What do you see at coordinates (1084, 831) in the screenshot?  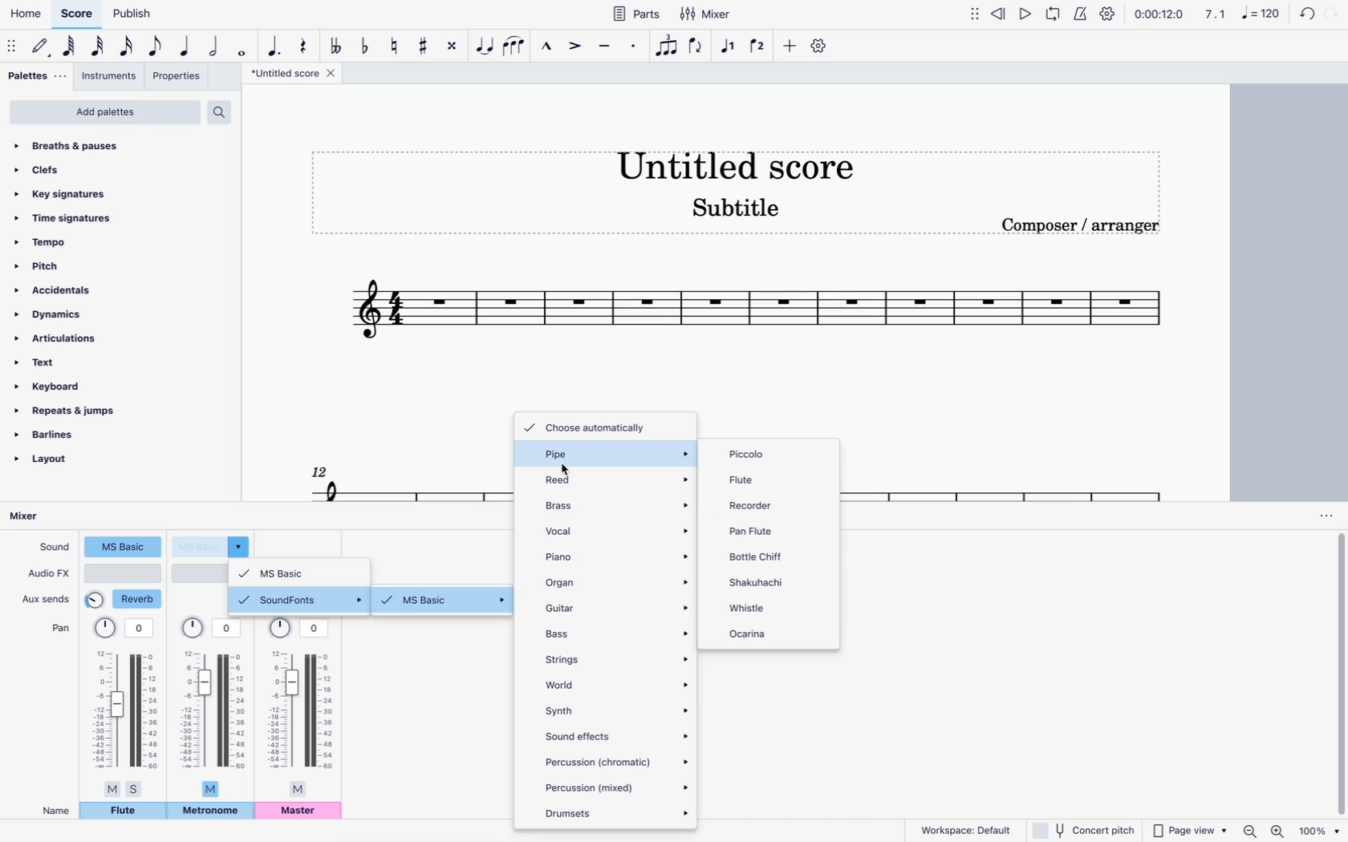 I see `concert pitch` at bounding box center [1084, 831].